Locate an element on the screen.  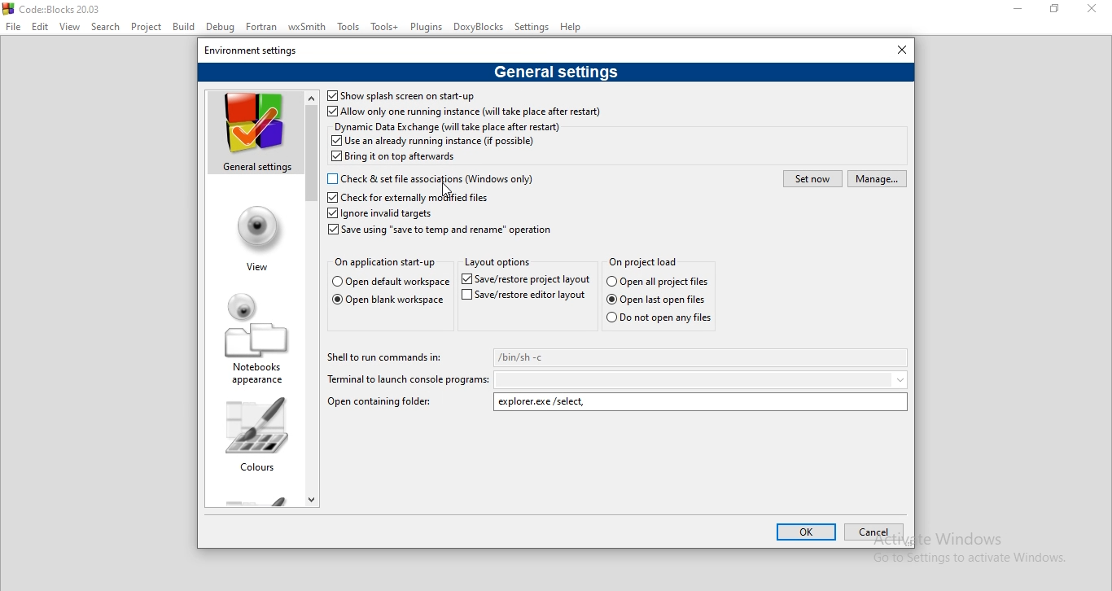
environment is located at coordinates (256, 50).